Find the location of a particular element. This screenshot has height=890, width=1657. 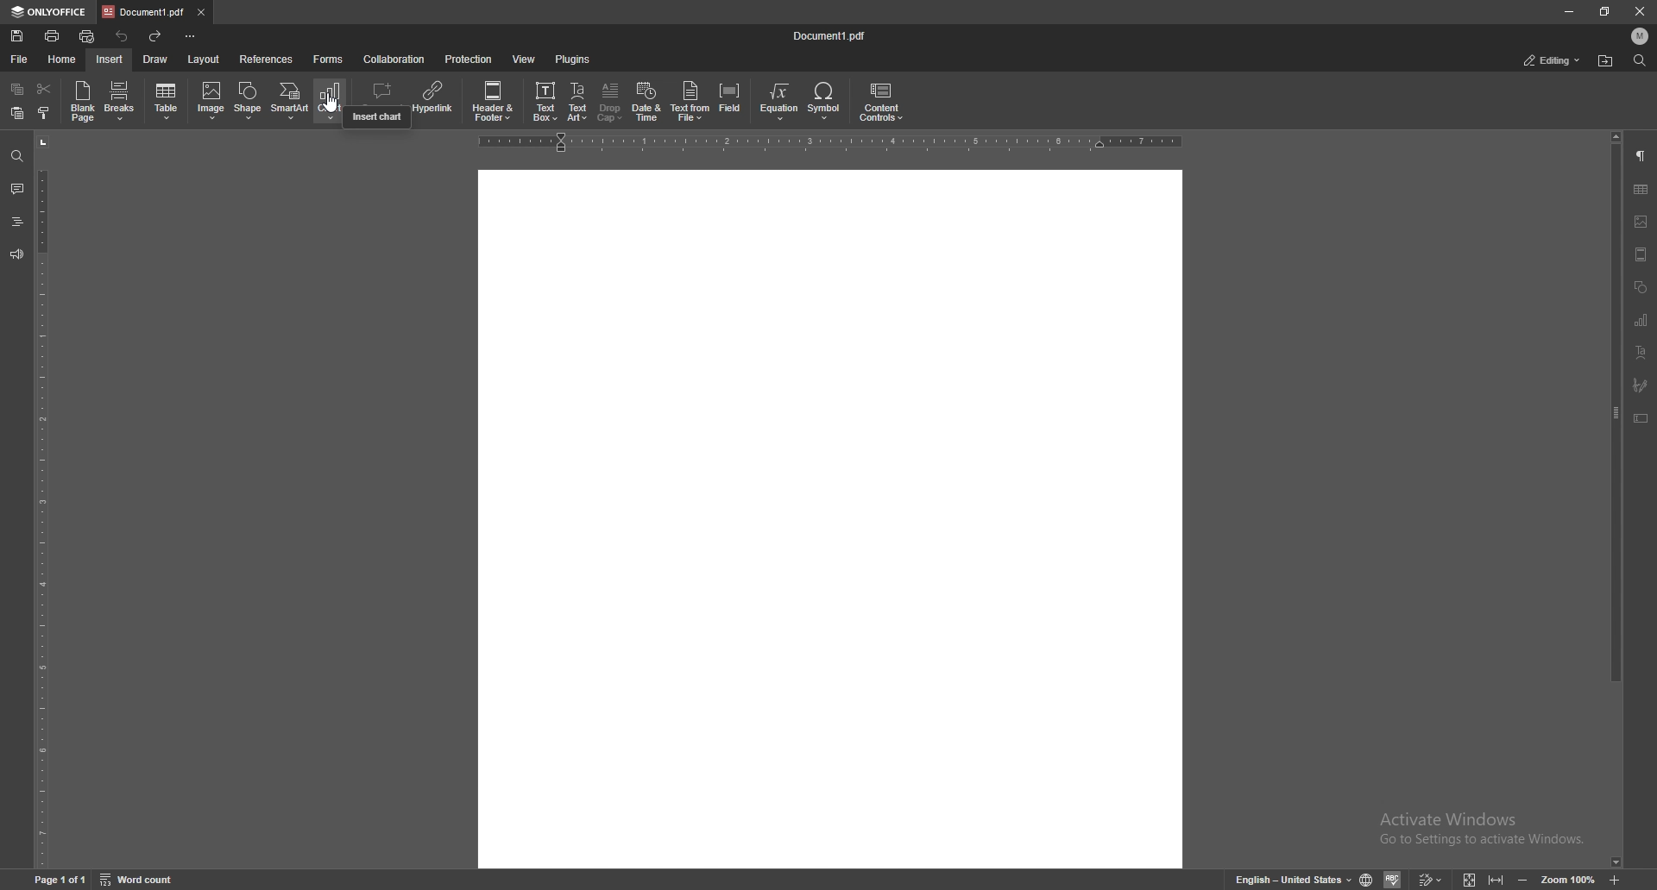

home is located at coordinates (63, 59).